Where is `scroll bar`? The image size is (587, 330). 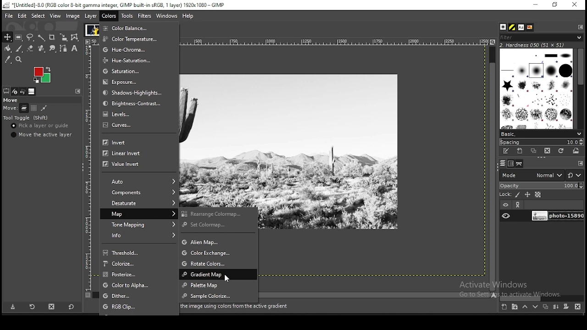 scroll bar is located at coordinates (542, 298).